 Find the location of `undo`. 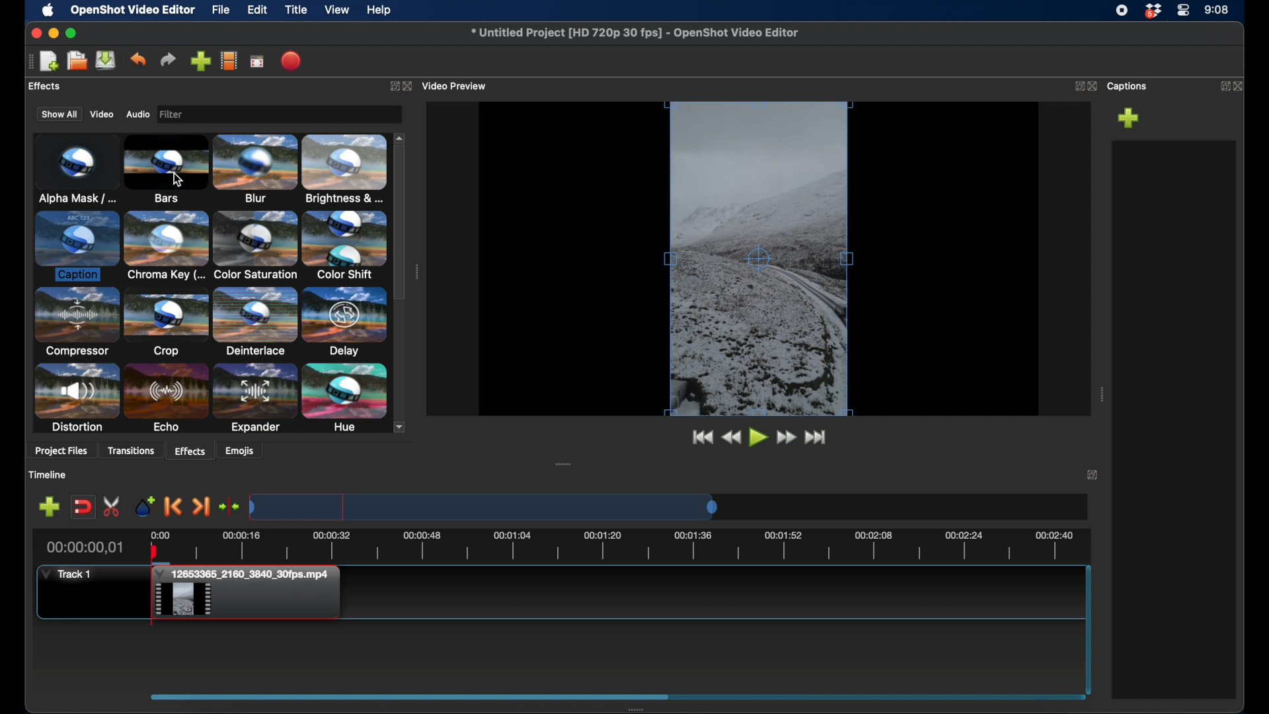

undo is located at coordinates (139, 59).